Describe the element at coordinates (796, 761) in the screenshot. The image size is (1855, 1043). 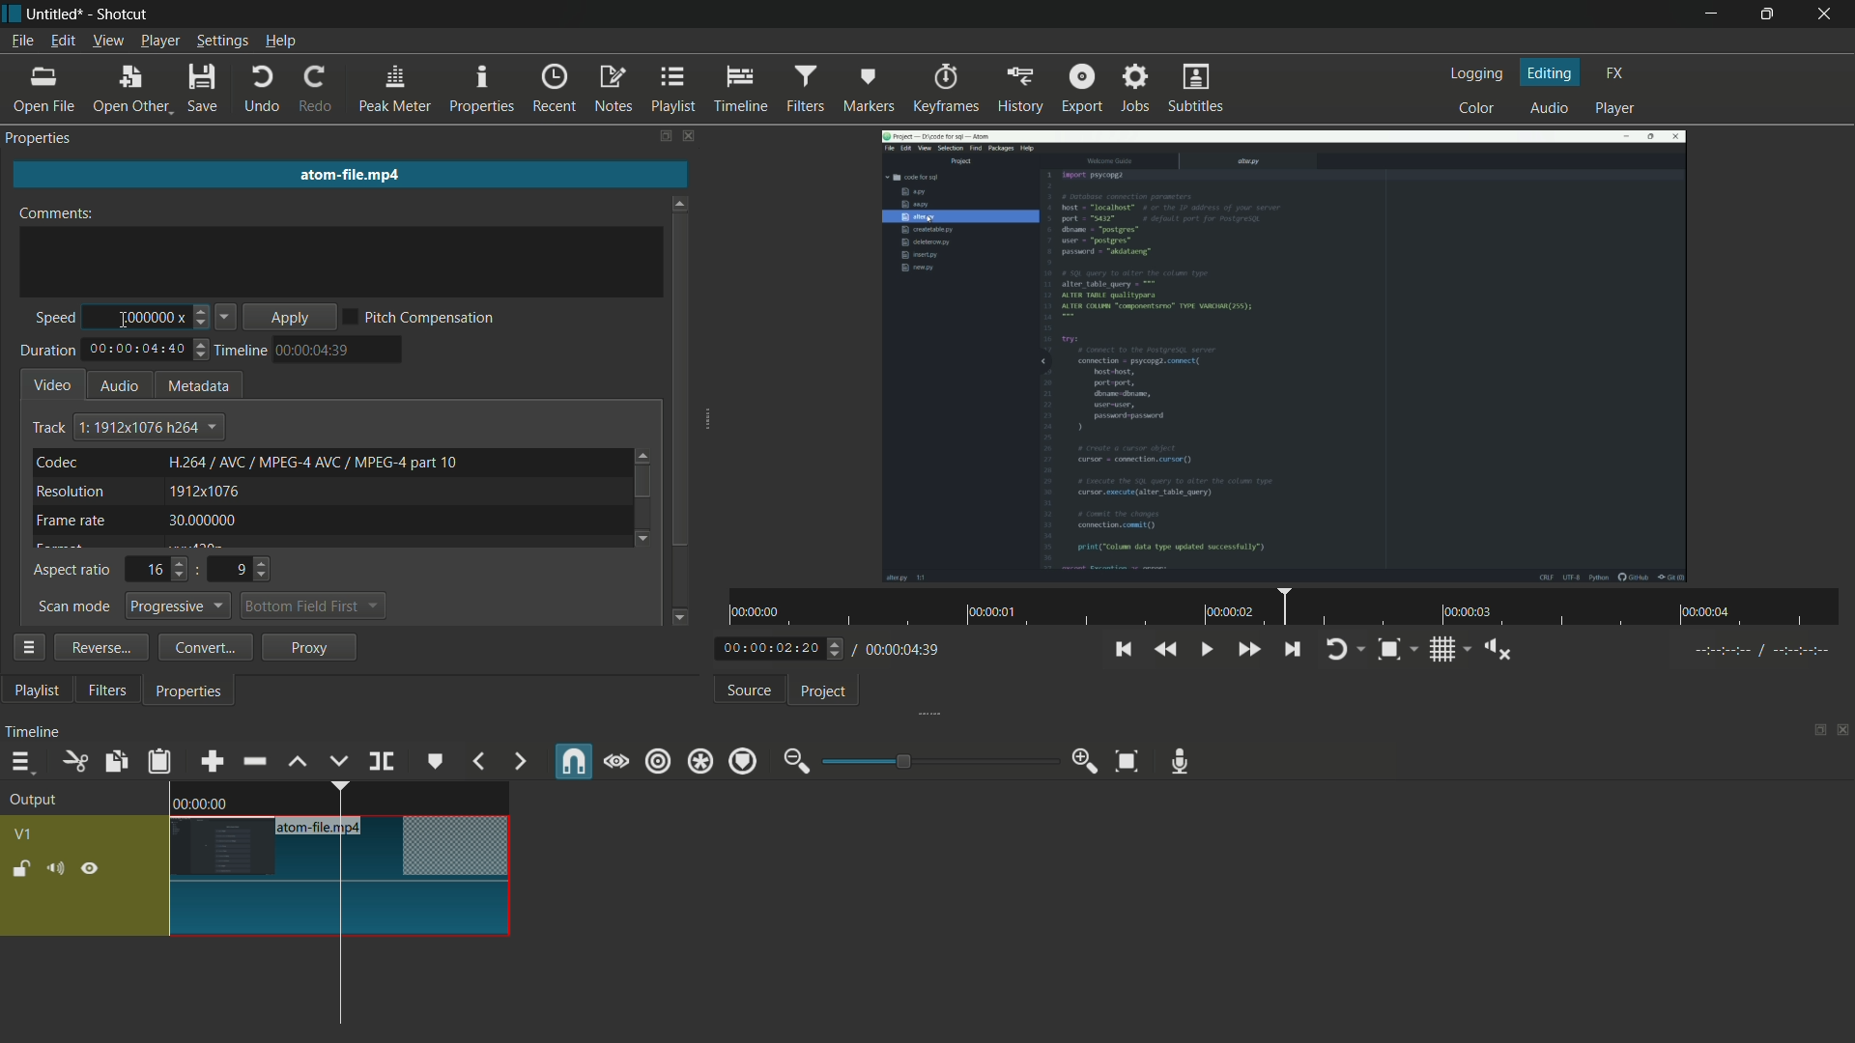
I see `zoom out` at that location.